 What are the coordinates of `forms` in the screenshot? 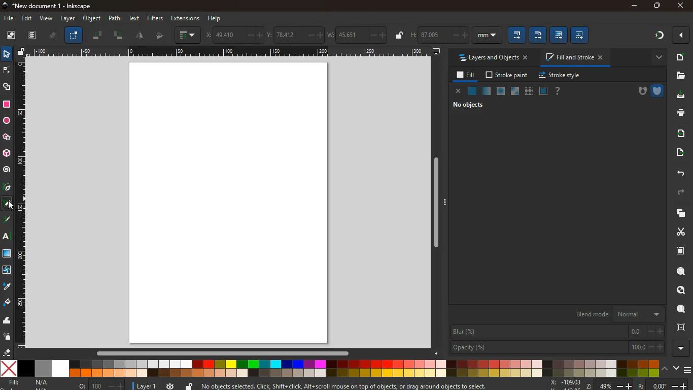 It's located at (75, 35).